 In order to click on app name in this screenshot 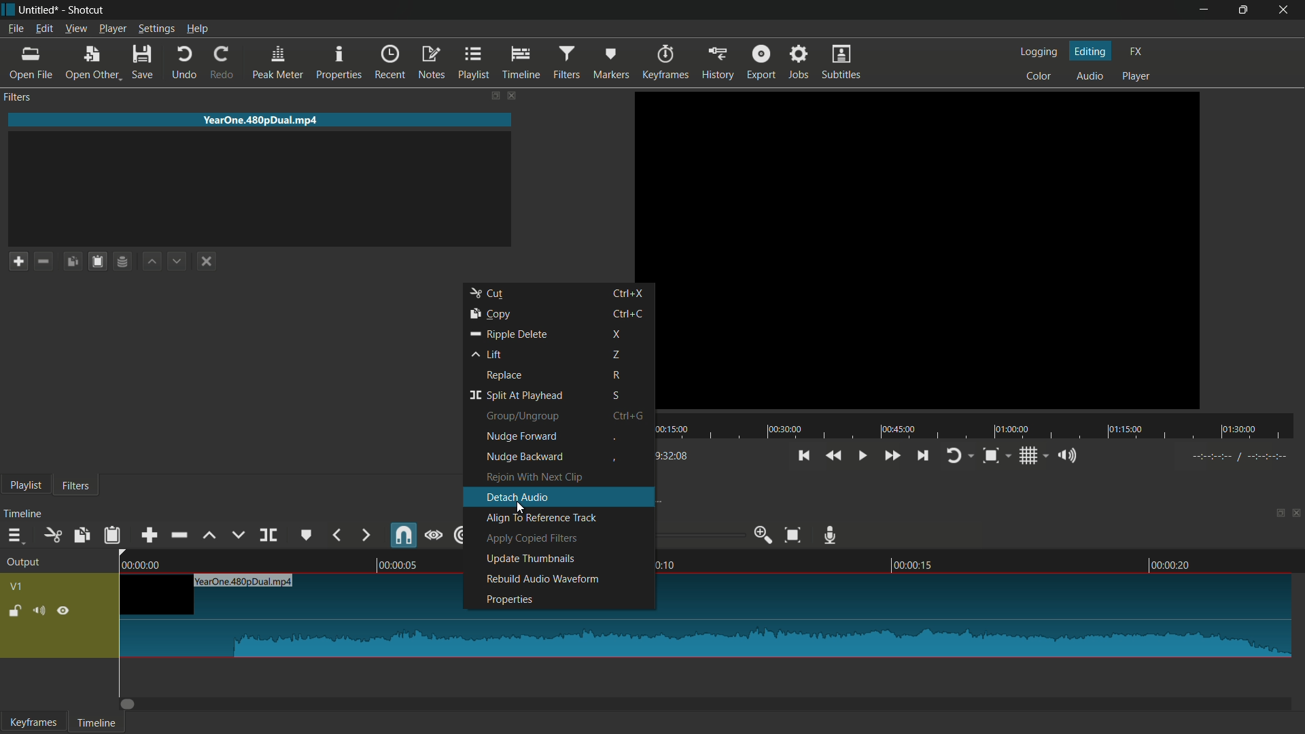, I will do `click(88, 10)`.